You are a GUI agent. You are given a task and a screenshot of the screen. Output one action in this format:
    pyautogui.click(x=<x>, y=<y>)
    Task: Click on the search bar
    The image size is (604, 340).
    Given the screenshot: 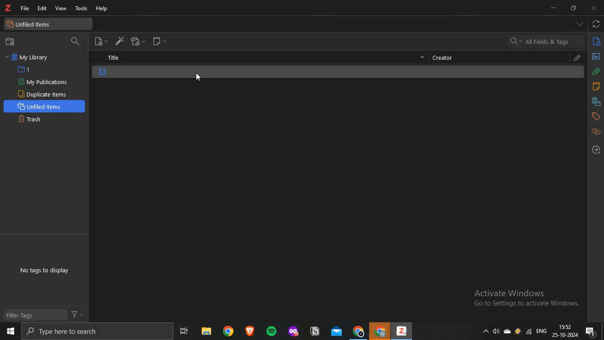 What is the action you would take?
    pyautogui.click(x=546, y=41)
    